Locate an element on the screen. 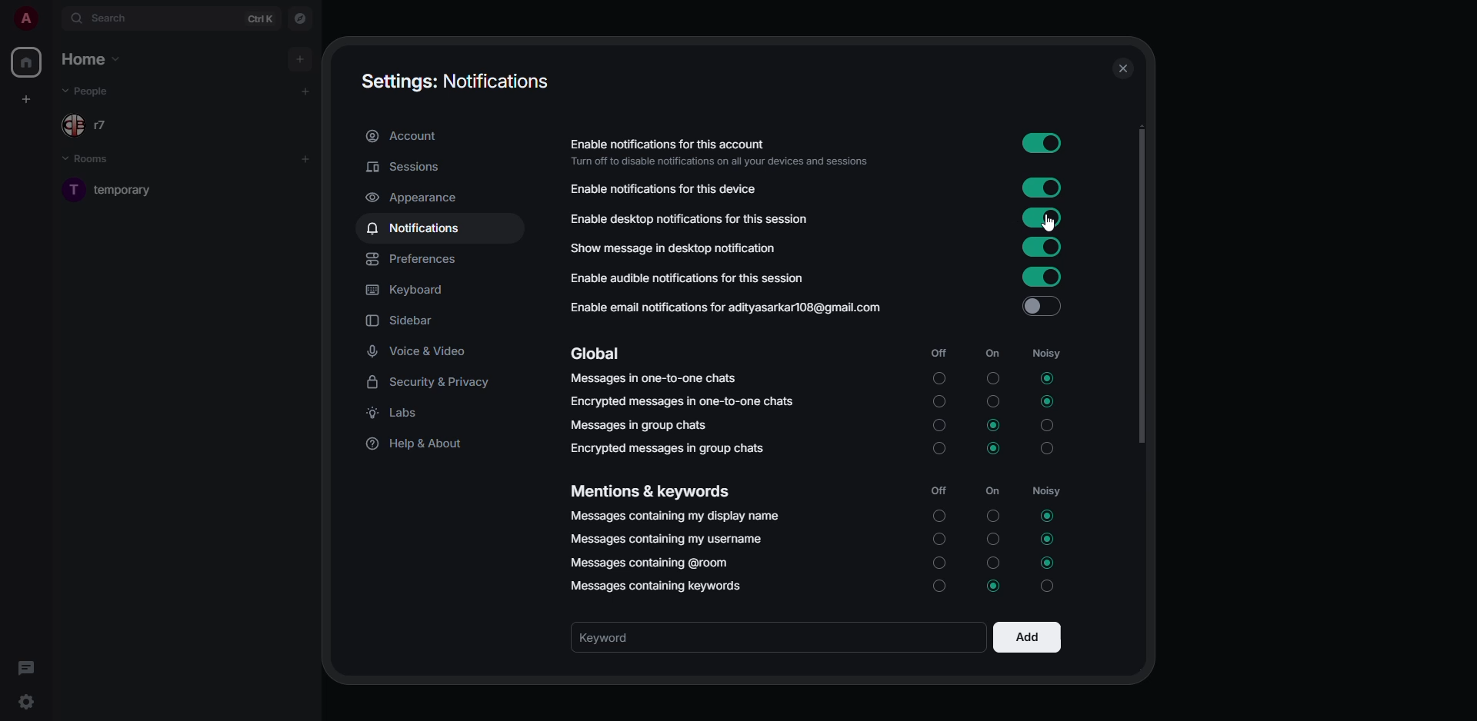  sessions is located at coordinates (408, 166).